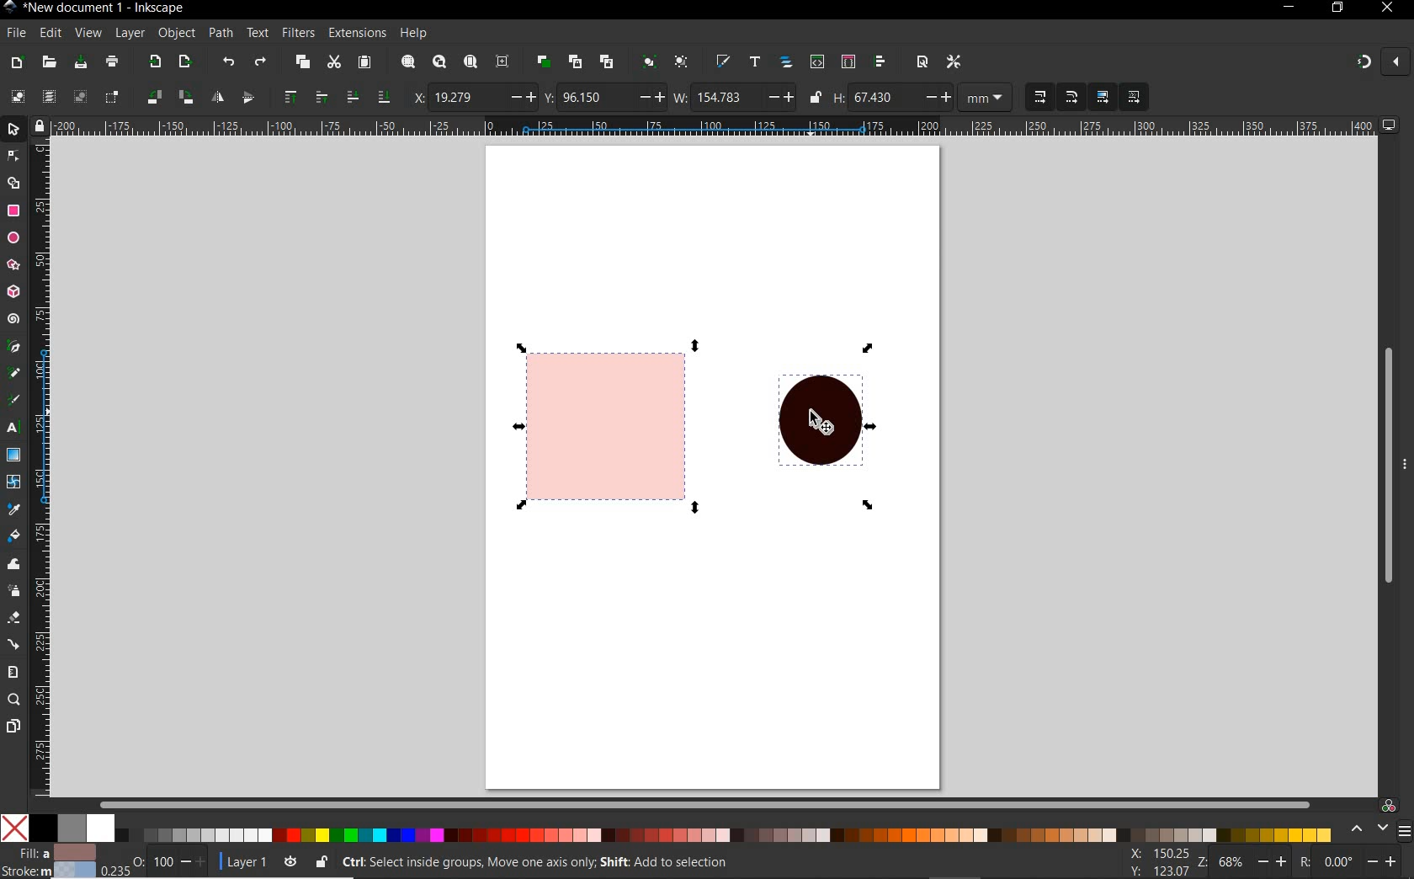 This screenshot has width=1414, height=879. I want to click on close, so click(1385, 8).